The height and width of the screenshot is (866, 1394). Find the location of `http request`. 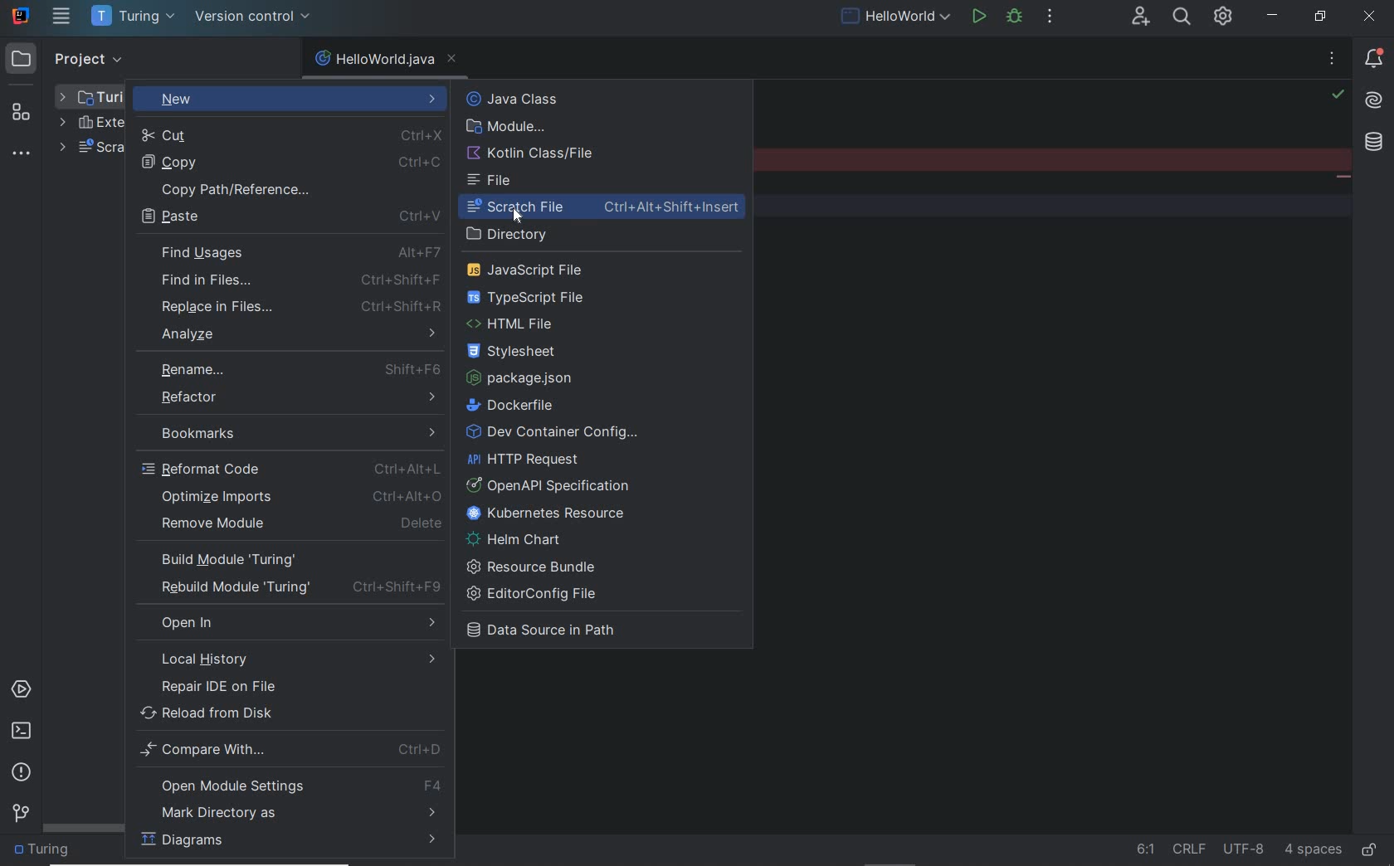

http request is located at coordinates (525, 460).